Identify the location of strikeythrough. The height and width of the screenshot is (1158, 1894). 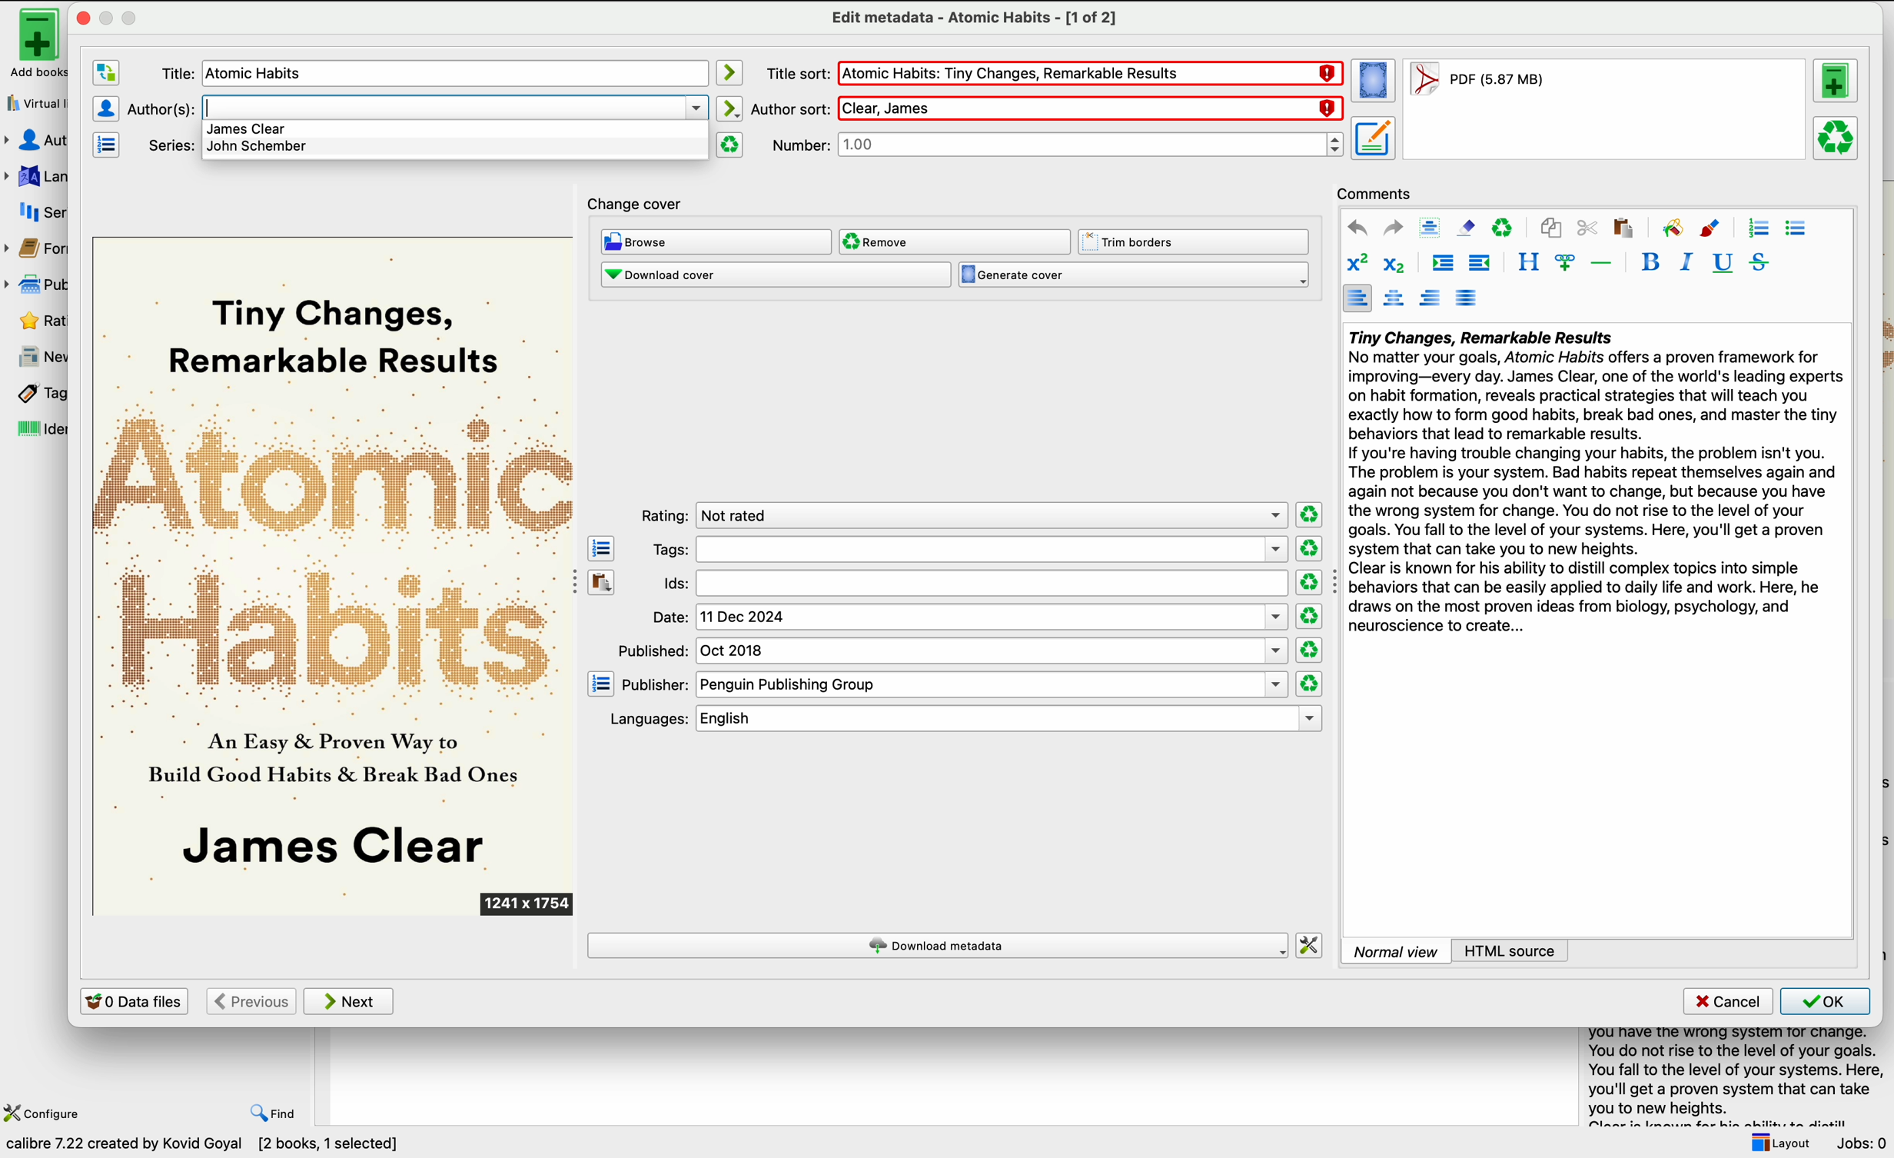
(1760, 263).